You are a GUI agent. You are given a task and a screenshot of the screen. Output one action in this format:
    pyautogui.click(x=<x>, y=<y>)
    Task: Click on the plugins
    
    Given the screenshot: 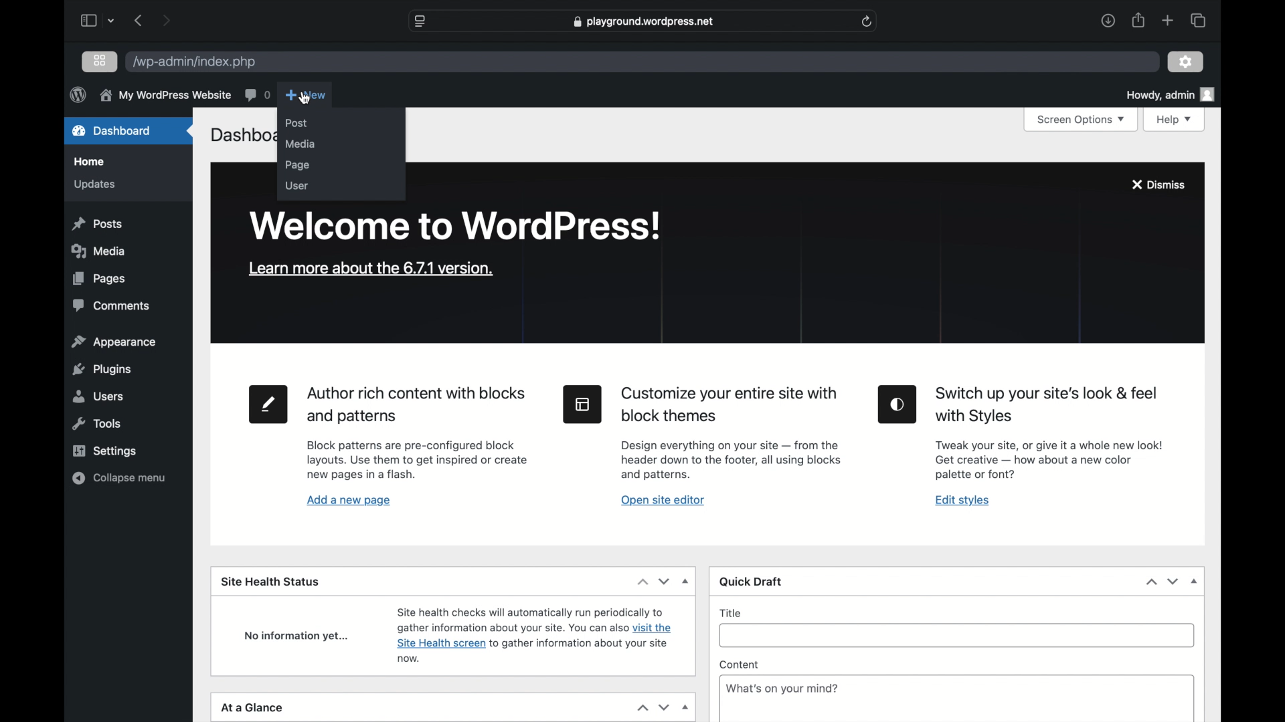 What is the action you would take?
    pyautogui.click(x=103, y=370)
    